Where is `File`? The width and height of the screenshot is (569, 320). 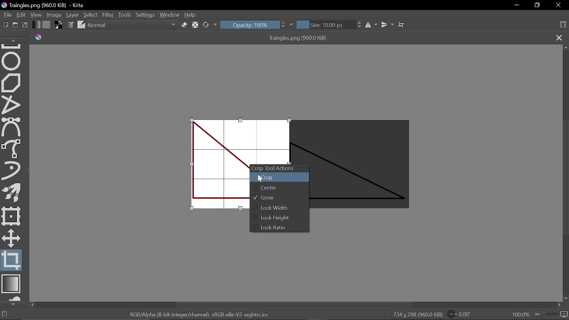 File is located at coordinates (6, 14).